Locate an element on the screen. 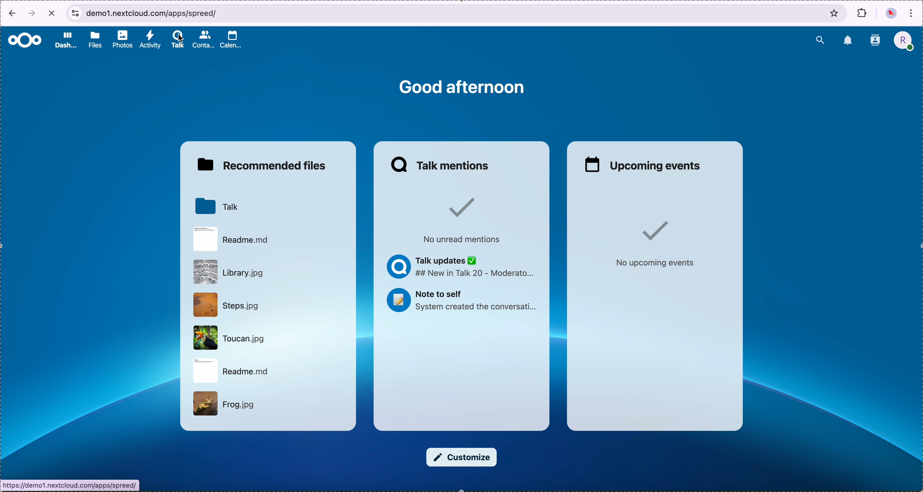 This screenshot has height=492, width=923. back is located at coordinates (9, 13).